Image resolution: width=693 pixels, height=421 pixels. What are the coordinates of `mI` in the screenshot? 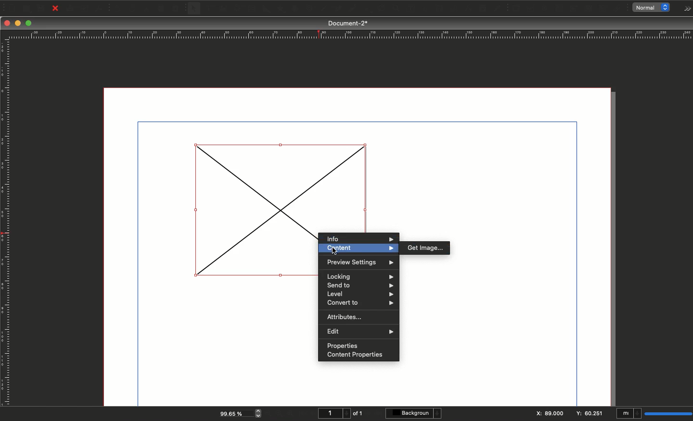 It's located at (629, 414).